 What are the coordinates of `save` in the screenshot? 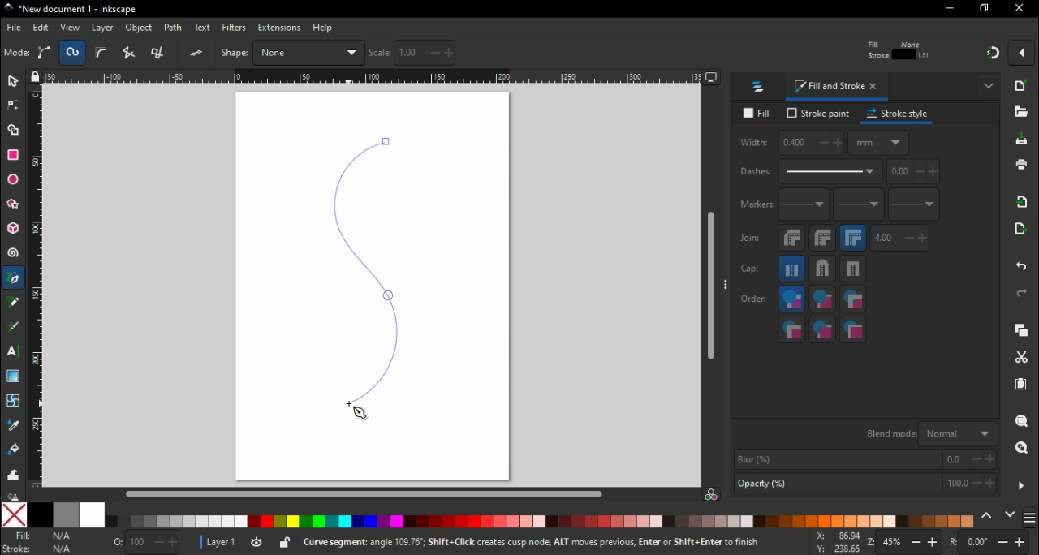 It's located at (1022, 143).